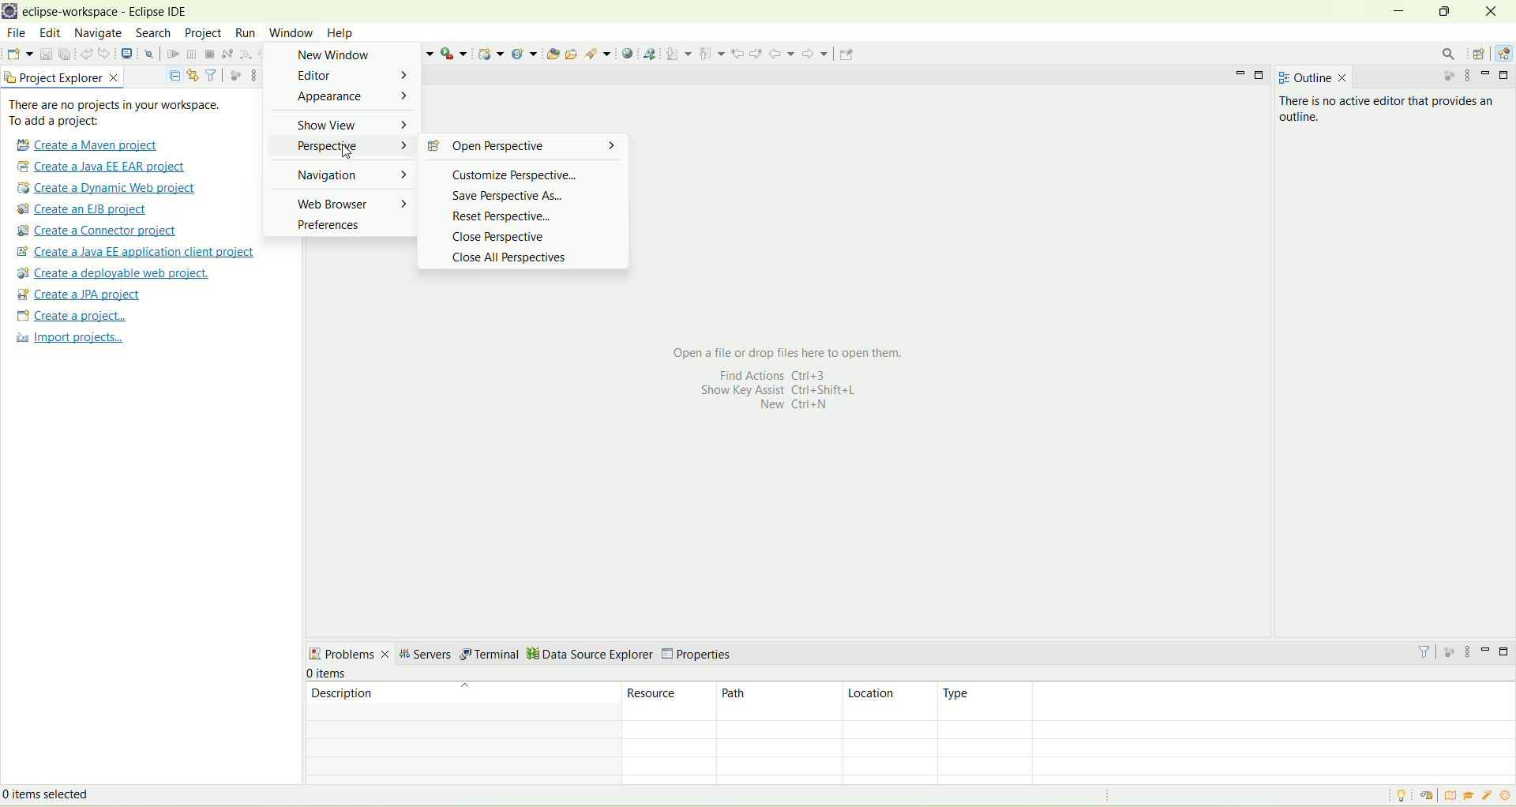  What do you see at coordinates (1505, 651) in the screenshot?
I see `maximize` at bounding box center [1505, 651].